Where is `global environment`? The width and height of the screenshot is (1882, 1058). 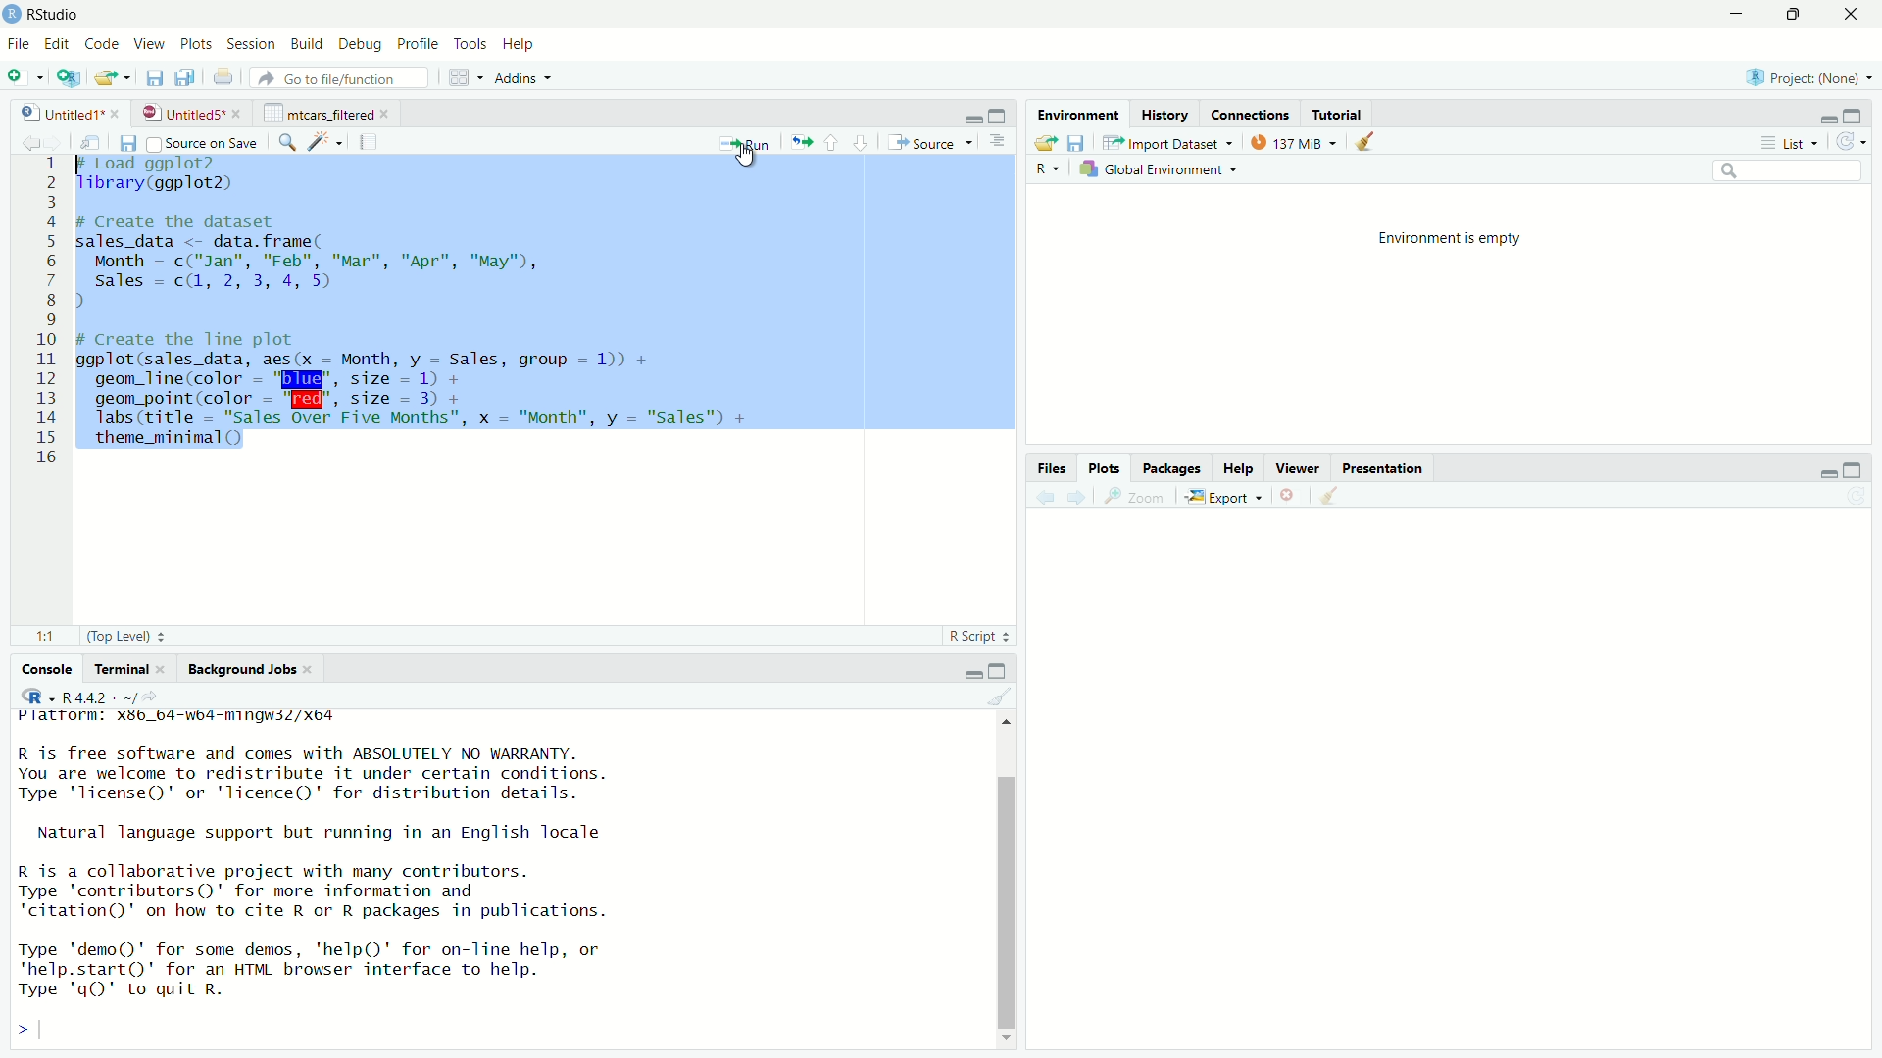 global environment is located at coordinates (1155, 170).